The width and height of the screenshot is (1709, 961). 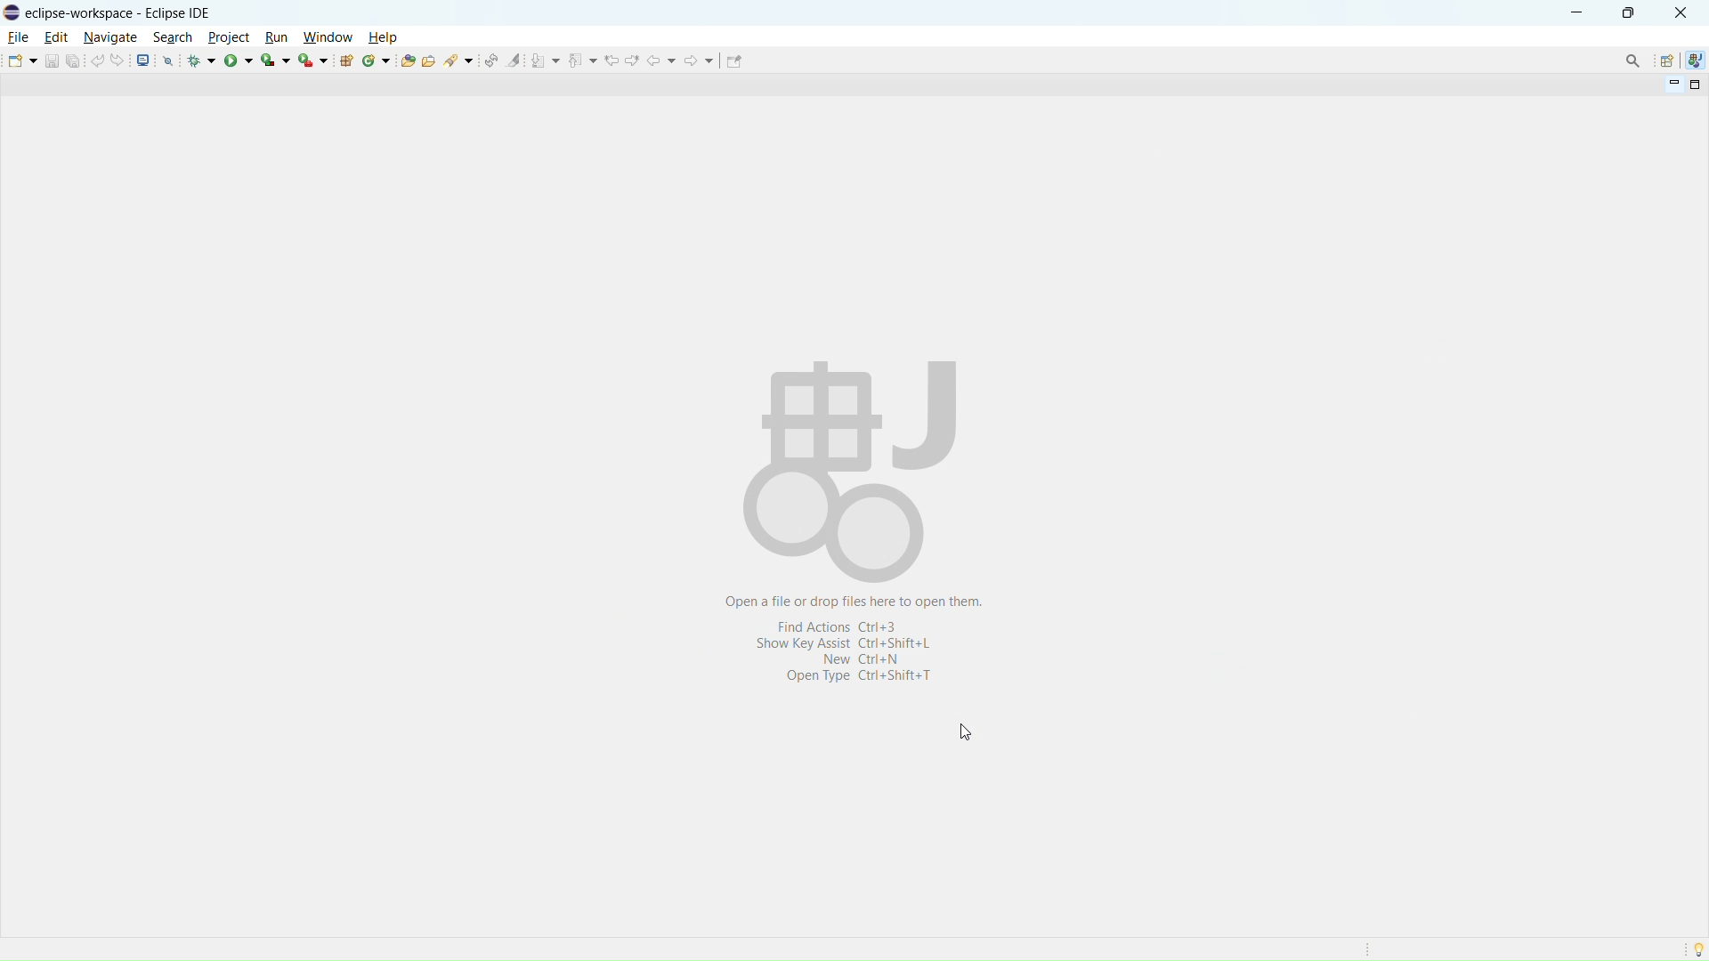 What do you see at coordinates (856, 659) in the screenshot?
I see `Shortcuts` at bounding box center [856, 659].